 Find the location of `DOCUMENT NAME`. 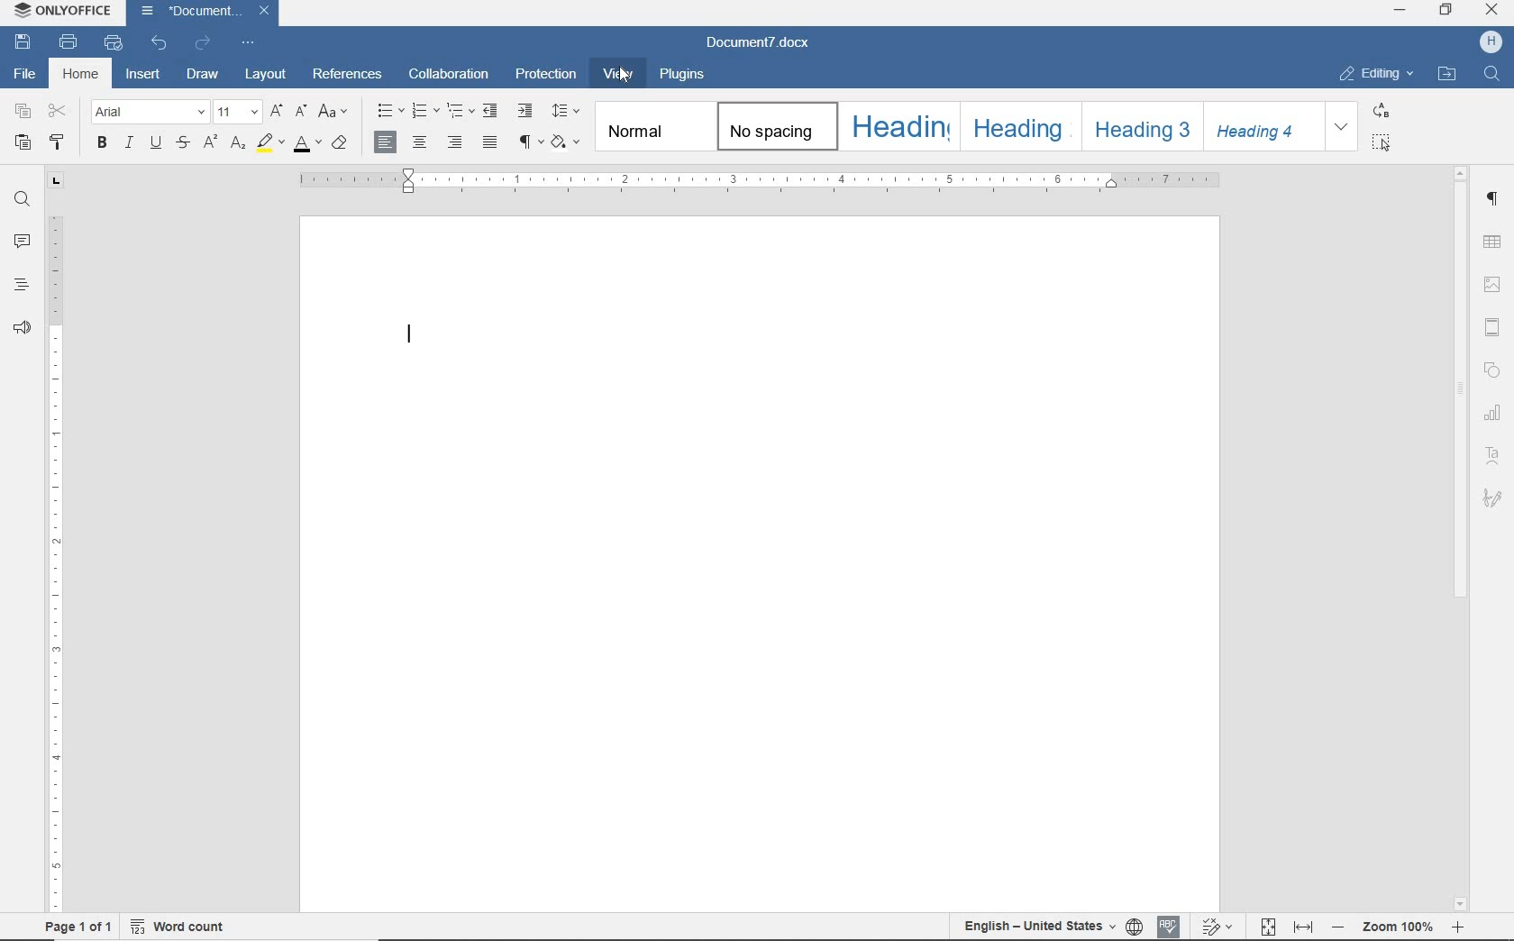

DOCUMENT NAME is located at coordinates (205, 12).